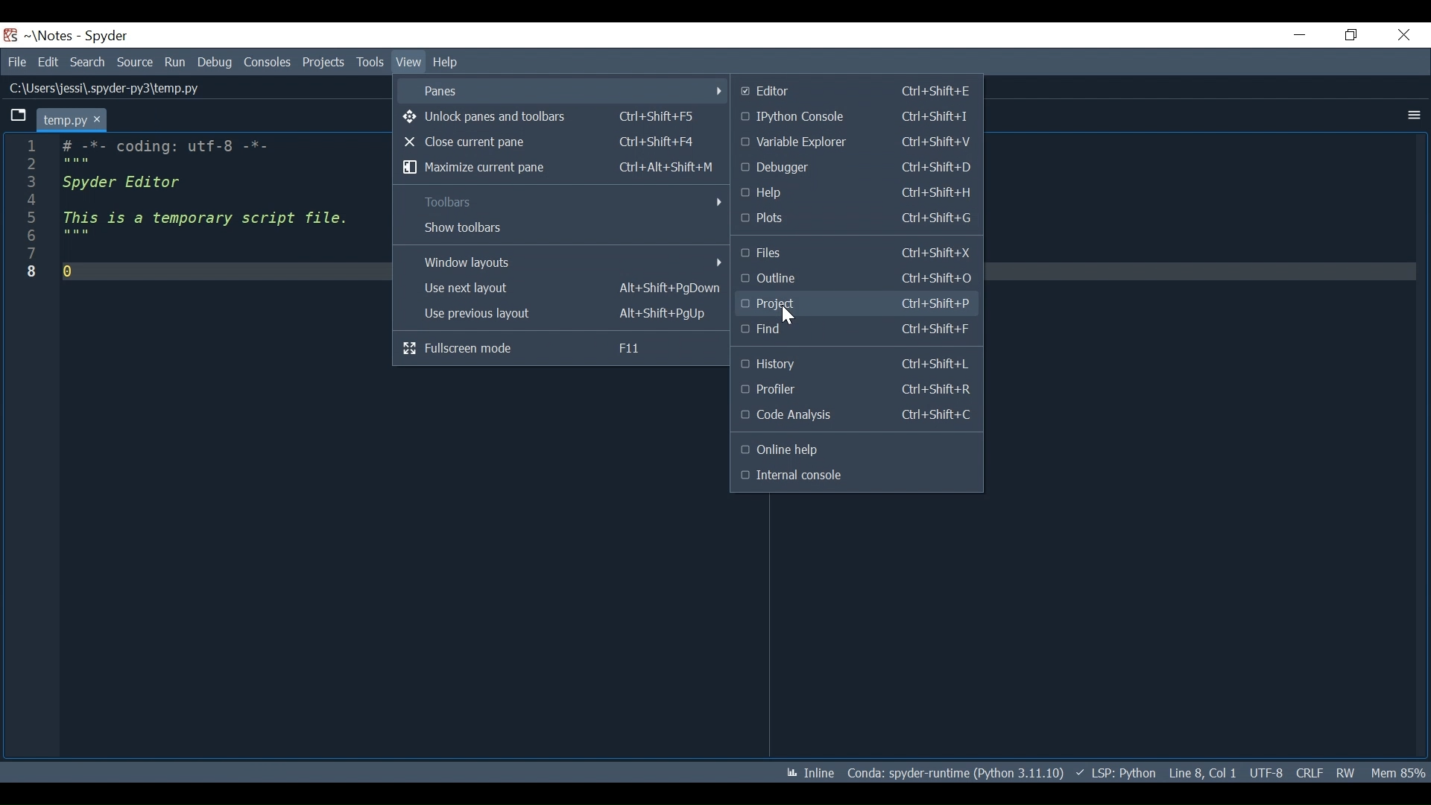 The width and height of the screenshot is (1431, 805). What do you see at coordinates (197, 209) in the screenshot?
I see `# -*- coding: utf-8 -*-

Spyder Editor

This is a temporary script file.
0` at bounding box center [197, 209].